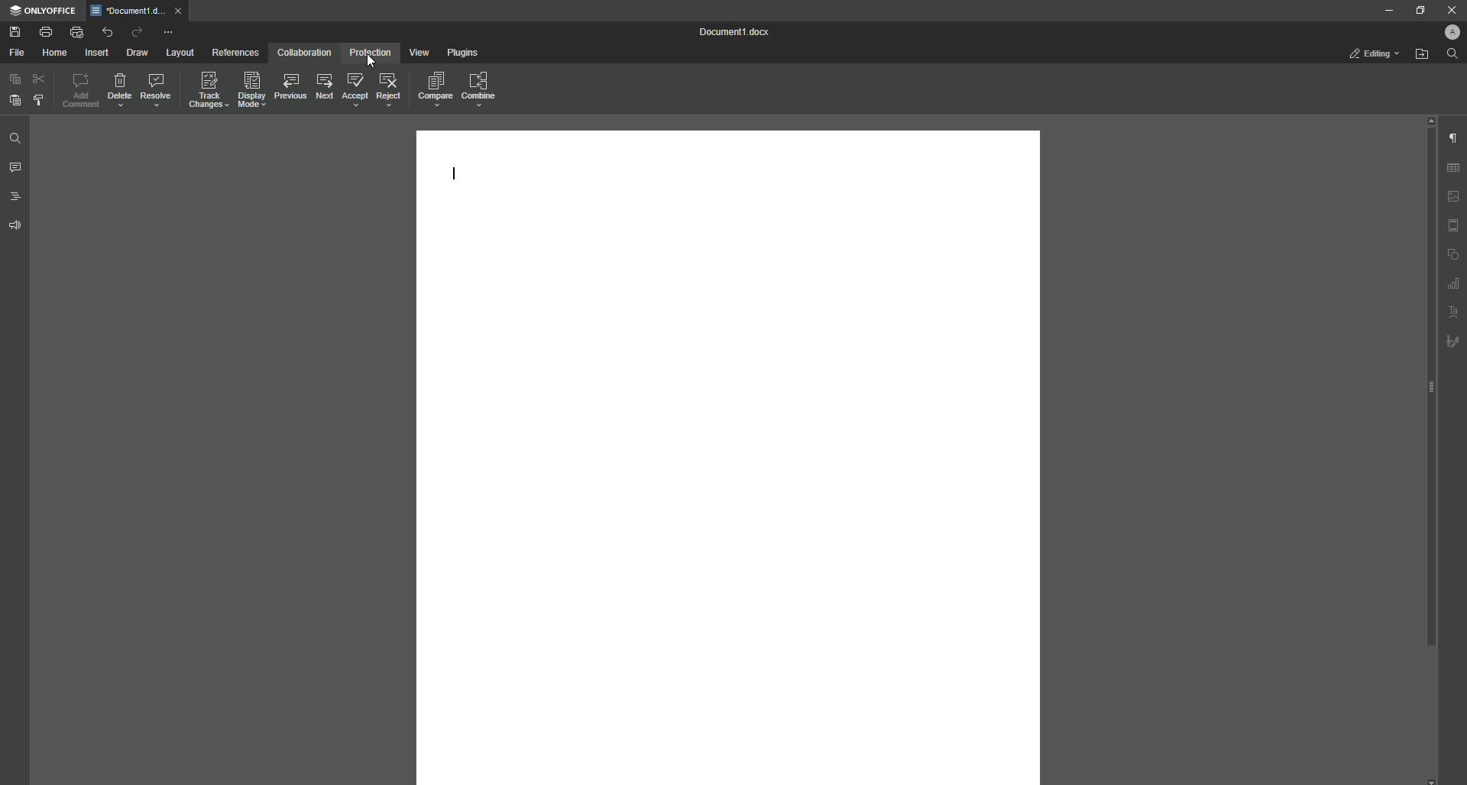 The image size is (1467, 785). Describe the element at coordinates (178, 53) in the screenshot. I see `Layout` at that location.